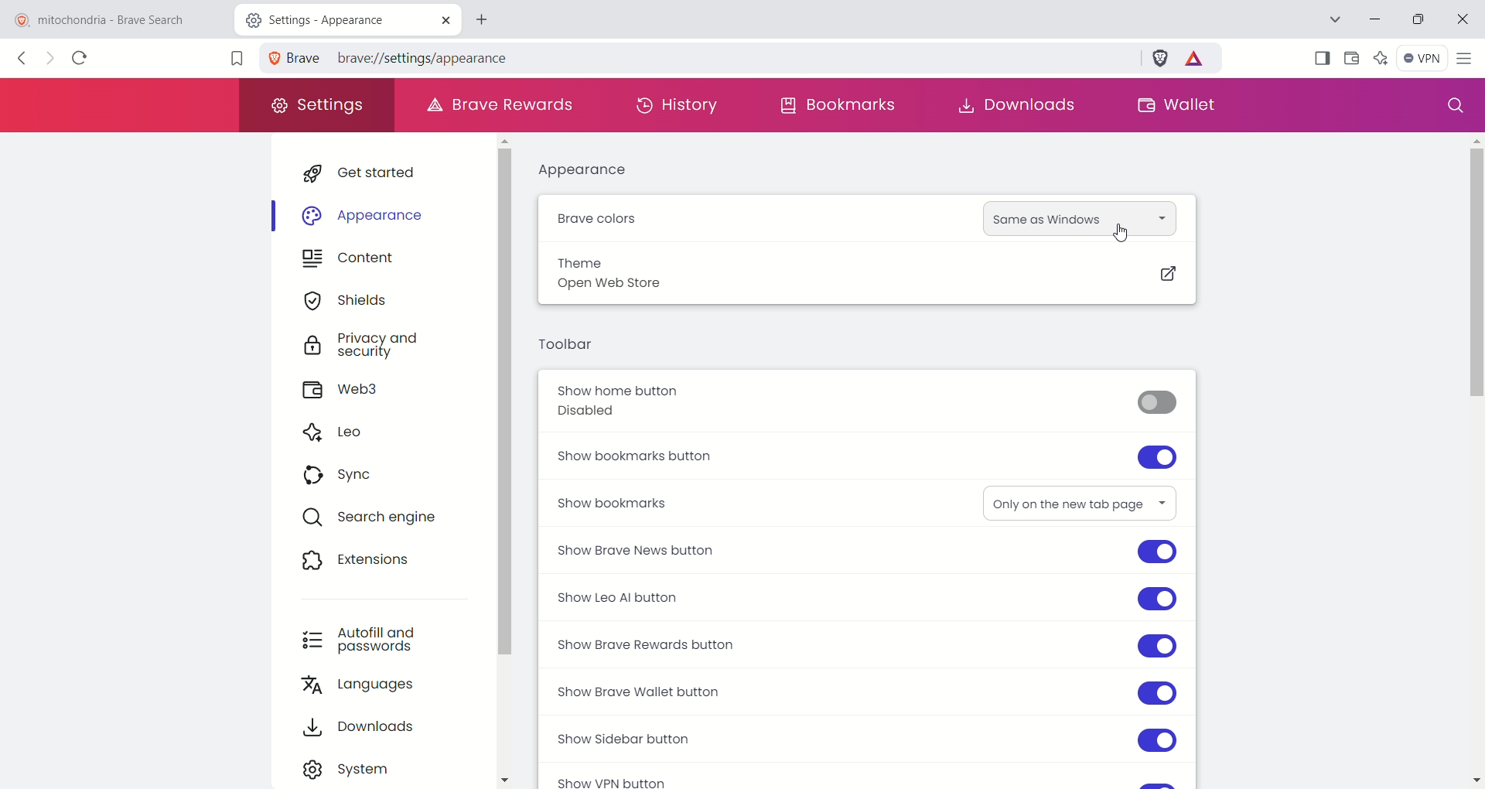 This screenshot has width=1485, height=789. What do you see at coordinates (1320, 56) in the screenshot?
I see `show sidebar` at bounding box center [1320, 56].